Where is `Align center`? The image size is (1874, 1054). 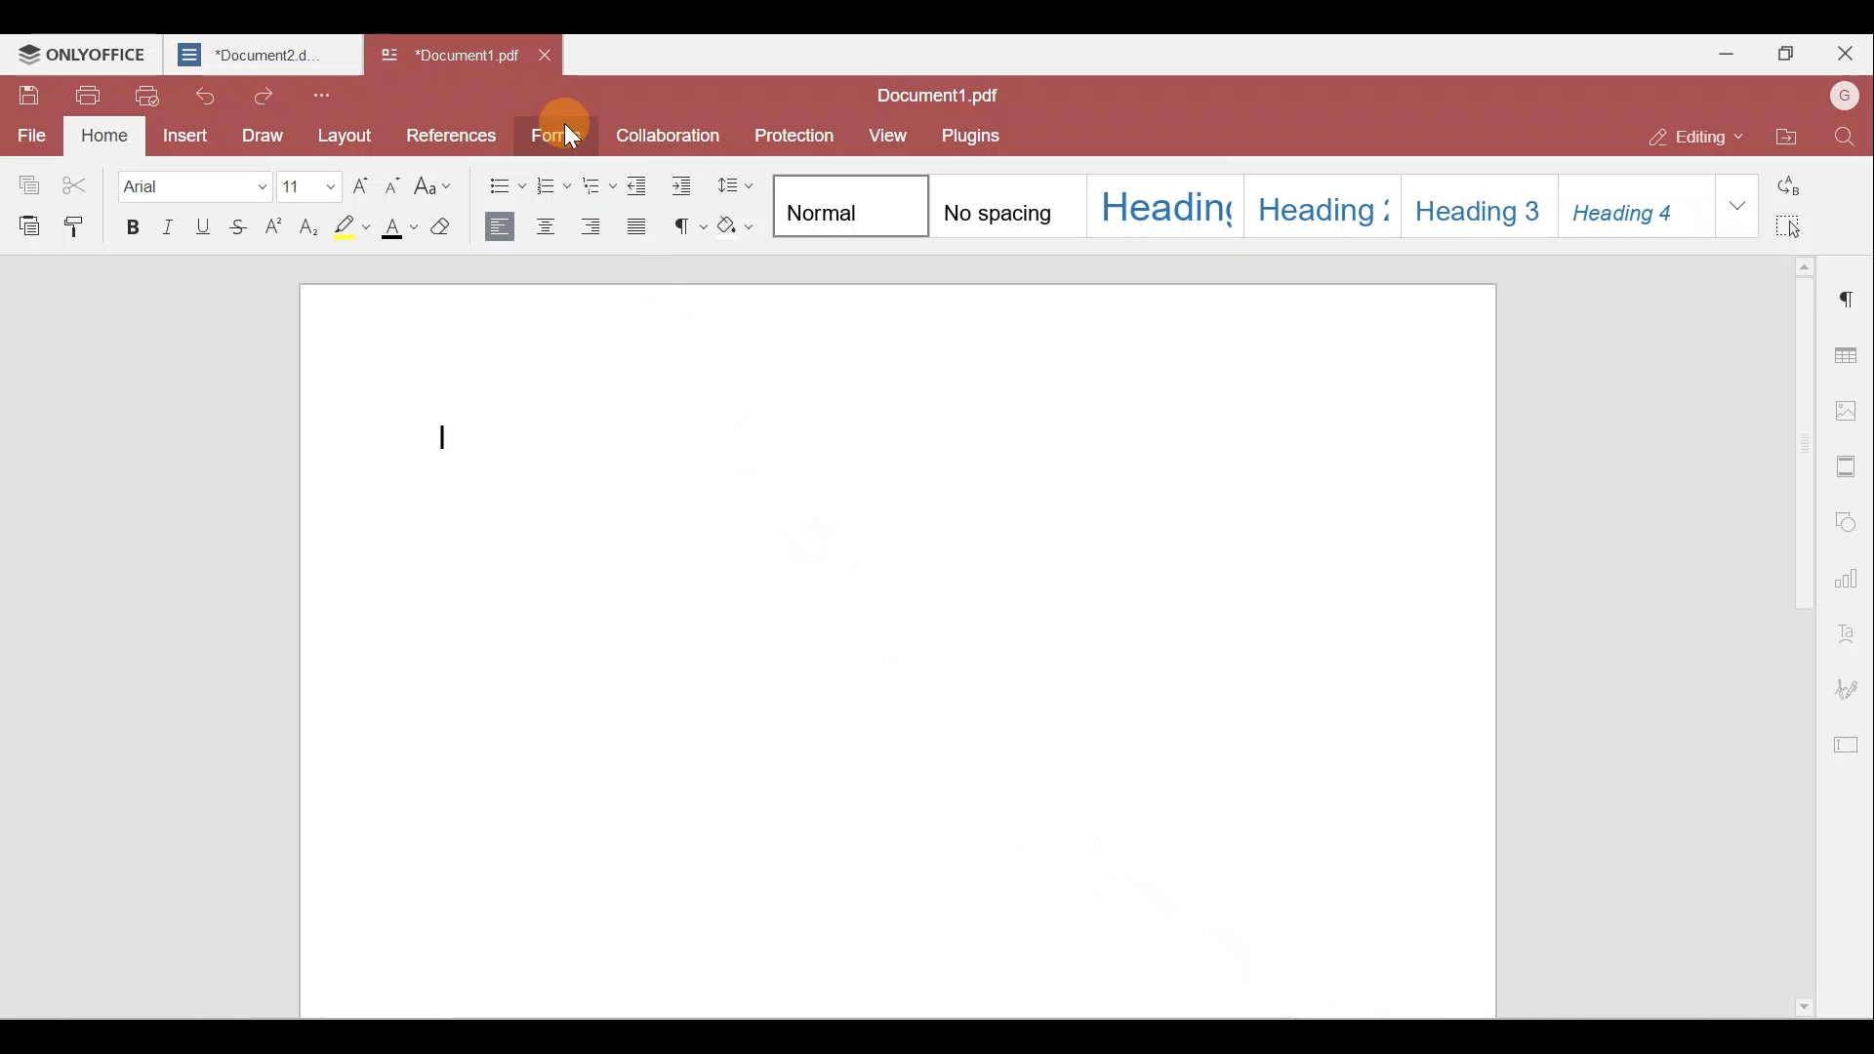
Align center is located at coordinates (550, 228).